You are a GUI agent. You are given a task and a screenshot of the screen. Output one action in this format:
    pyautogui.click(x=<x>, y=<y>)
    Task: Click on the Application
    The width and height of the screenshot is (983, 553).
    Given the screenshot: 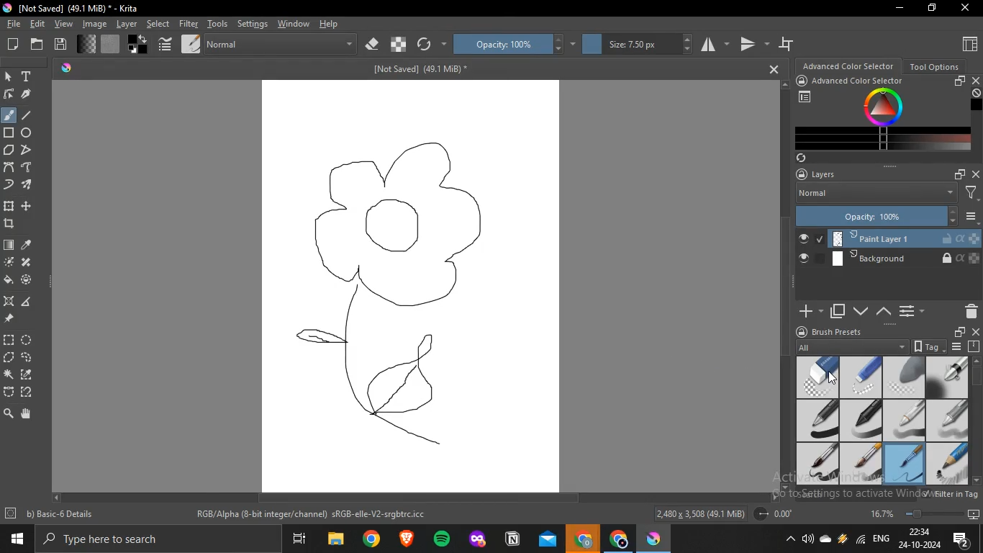 What is the action you would take?
    pyautogui.click(x=513, y=539)
    